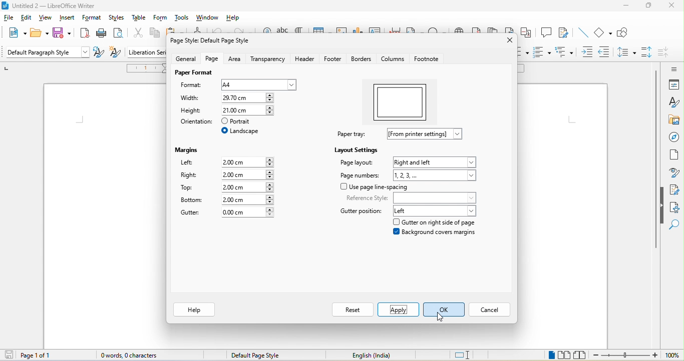 The height and width of the screenshot is (361, 684). Describe the element at coordinates (426, 133) in the screenshot. I see `from printer settings` at that location.